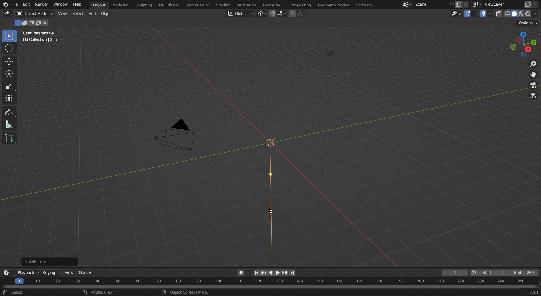 The image size is (541, 296). Describe the element at coordinates (270, 272) in the screenshot. I see `pause` at that location.